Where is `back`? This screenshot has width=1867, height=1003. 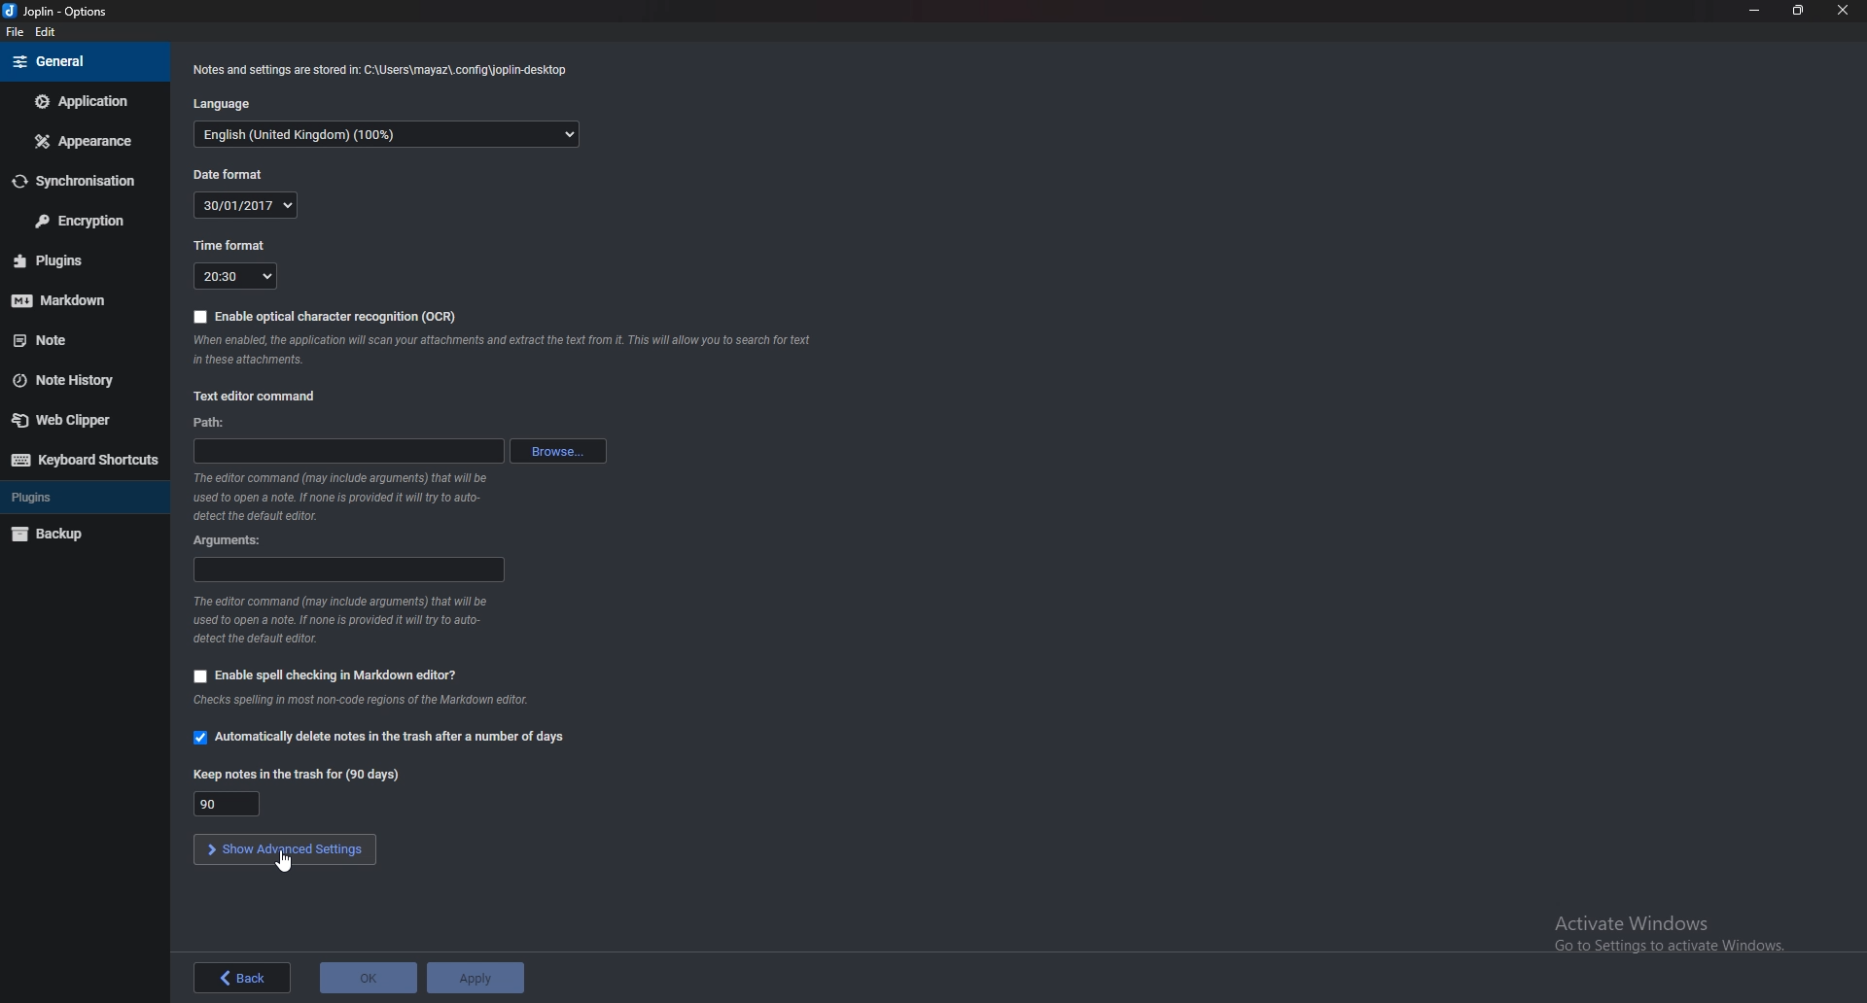
back is located at coordinates (242, 978).